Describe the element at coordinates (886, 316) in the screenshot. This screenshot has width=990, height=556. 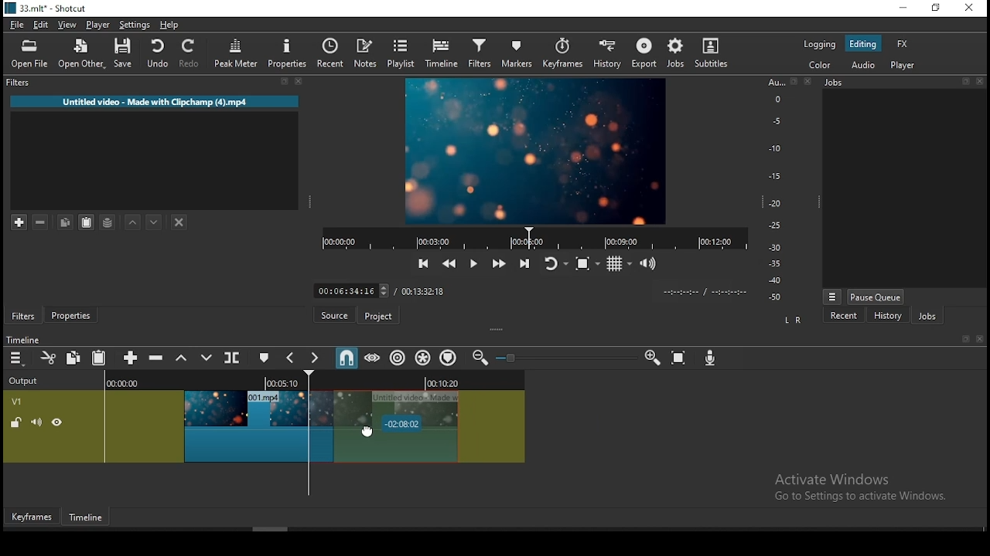
I see `history` at that location.